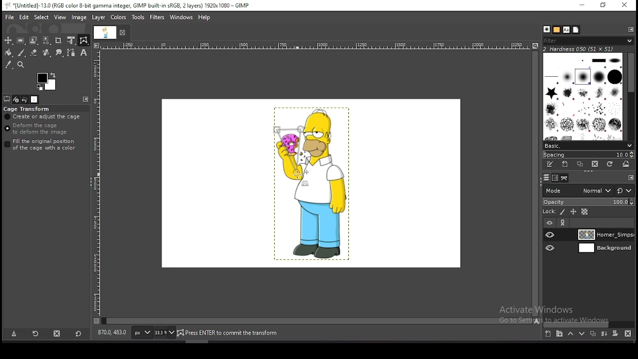 The width and height of the screenshot is (638, 359). Describe the element at coordinates (562, 212) in the screenshot. I see `lock pixels` at that location.